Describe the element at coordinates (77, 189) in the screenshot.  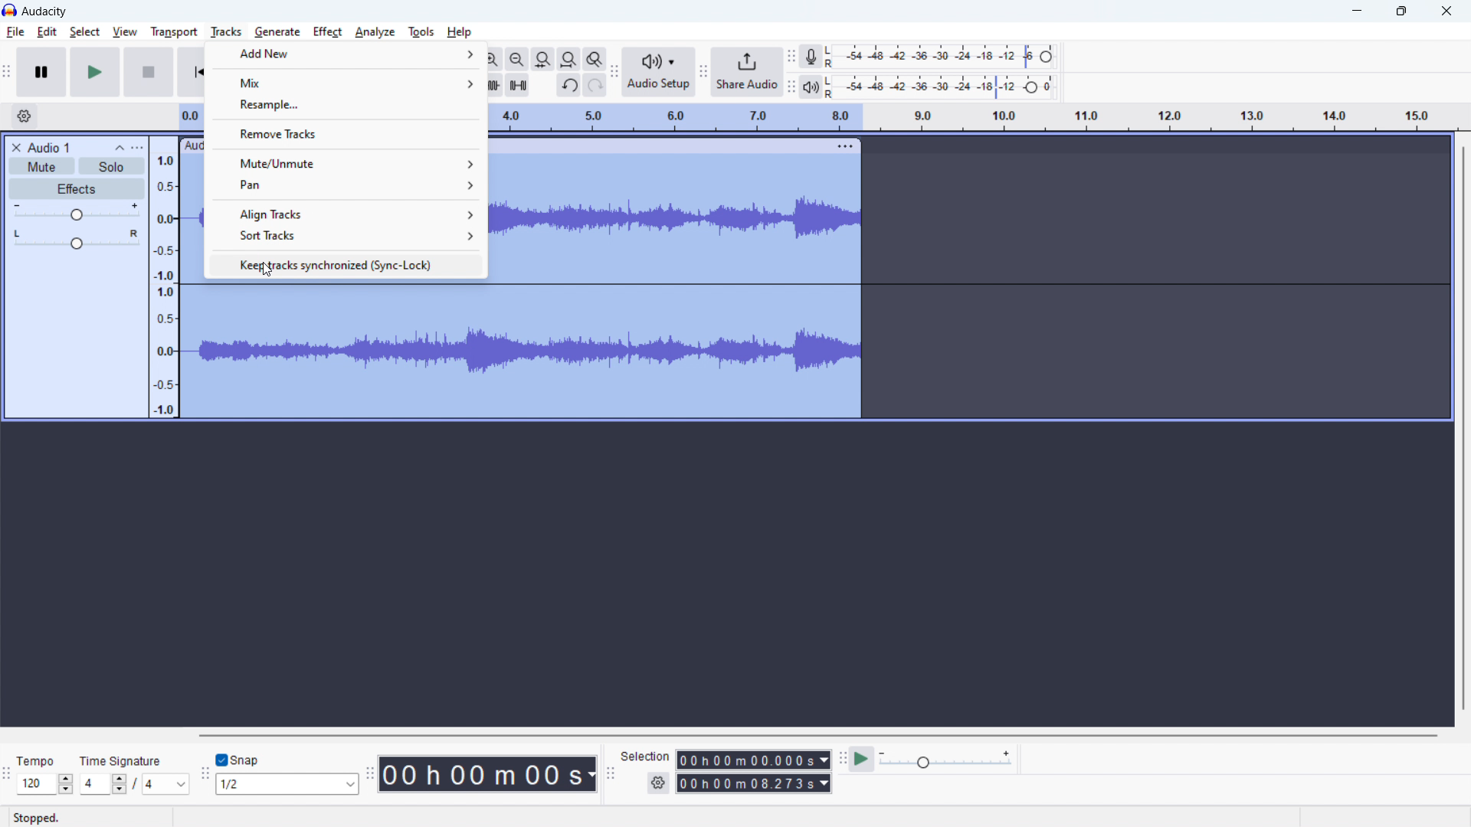
I see `effects` at that location.